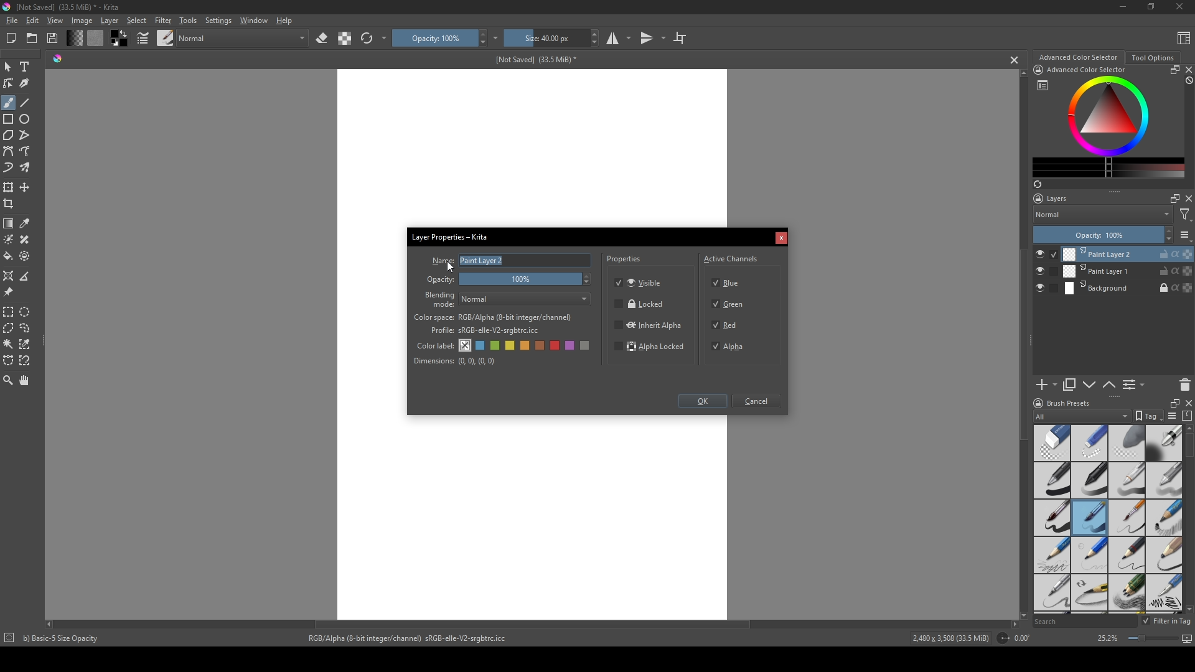  Describe the element at coordinates (1171, 416) in the screenshot. I see `list` at that location.